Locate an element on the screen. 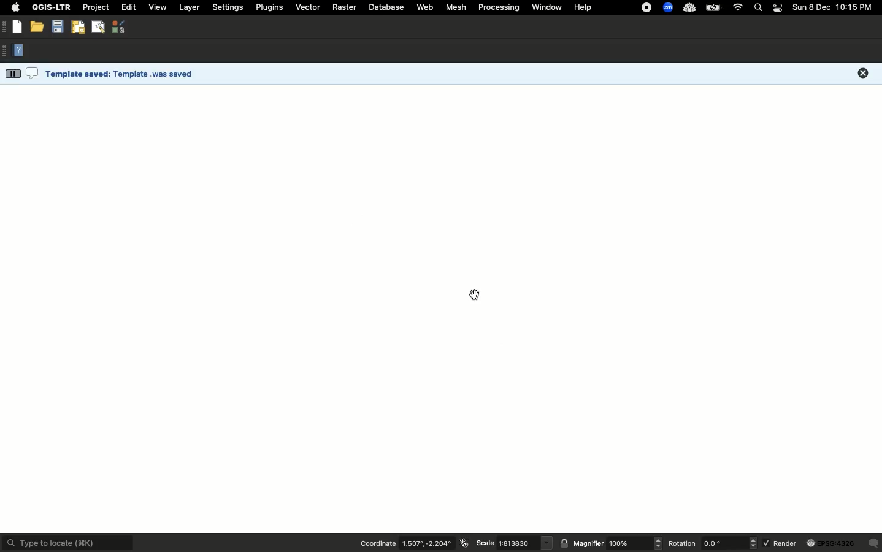  lock is located at coordinates (566, 543).